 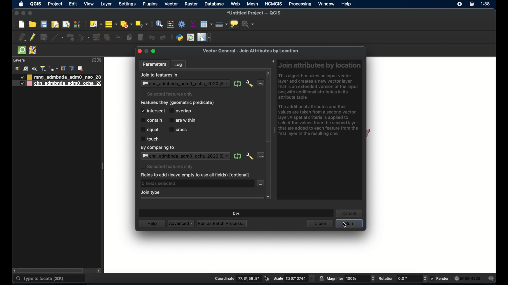 I want to click on add polygon feature, so click(x=70, y=37).